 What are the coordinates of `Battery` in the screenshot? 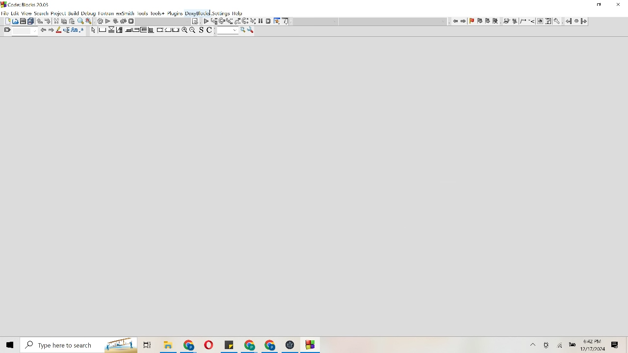 It's located at (573, 344).